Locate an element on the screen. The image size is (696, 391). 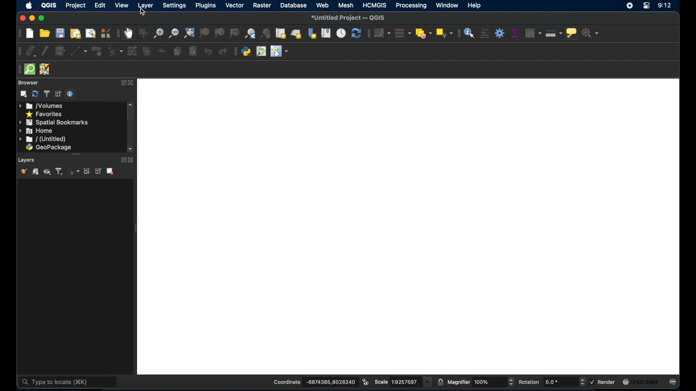
modify attributes is located at coordinates (132, 51).